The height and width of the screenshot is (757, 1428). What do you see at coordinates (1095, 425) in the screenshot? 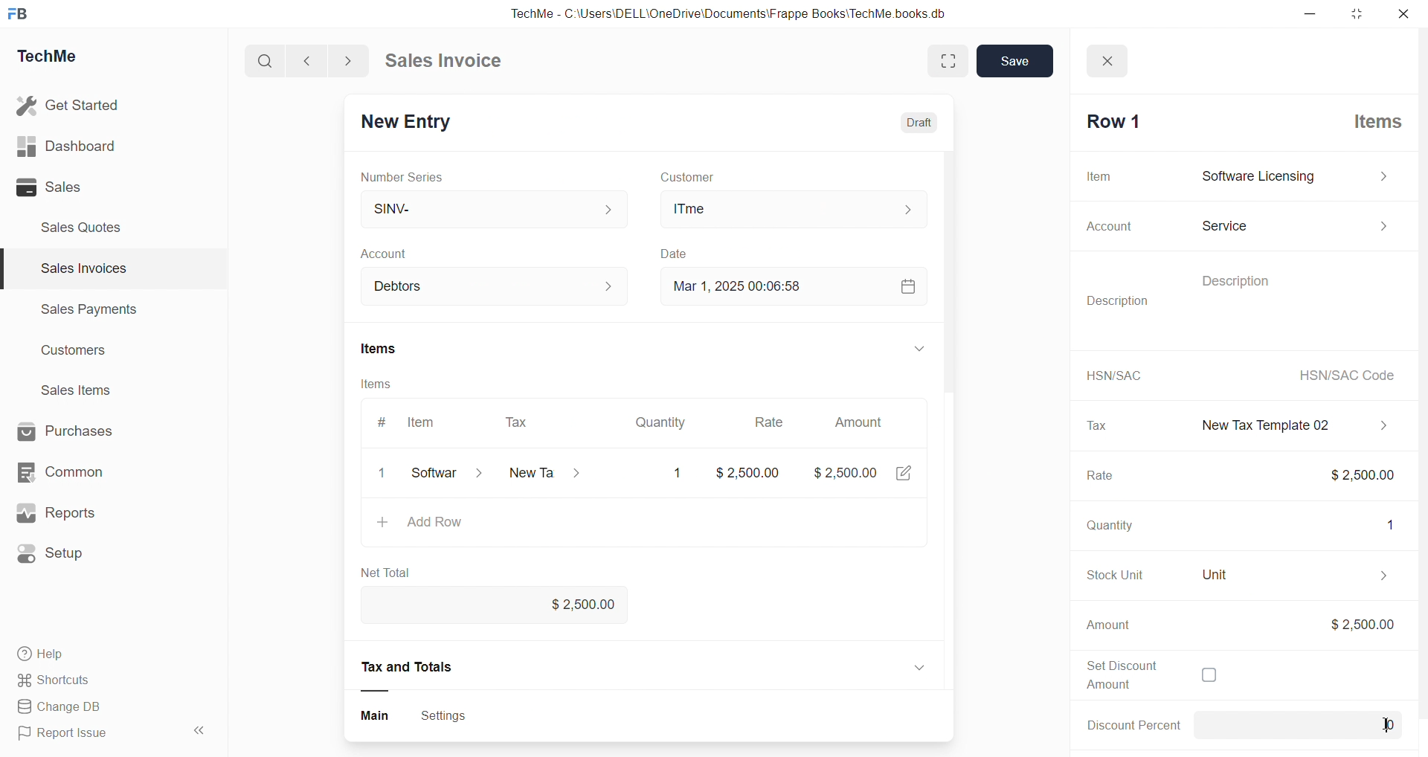
I see `Tax` at bounding box center [1095, 425].